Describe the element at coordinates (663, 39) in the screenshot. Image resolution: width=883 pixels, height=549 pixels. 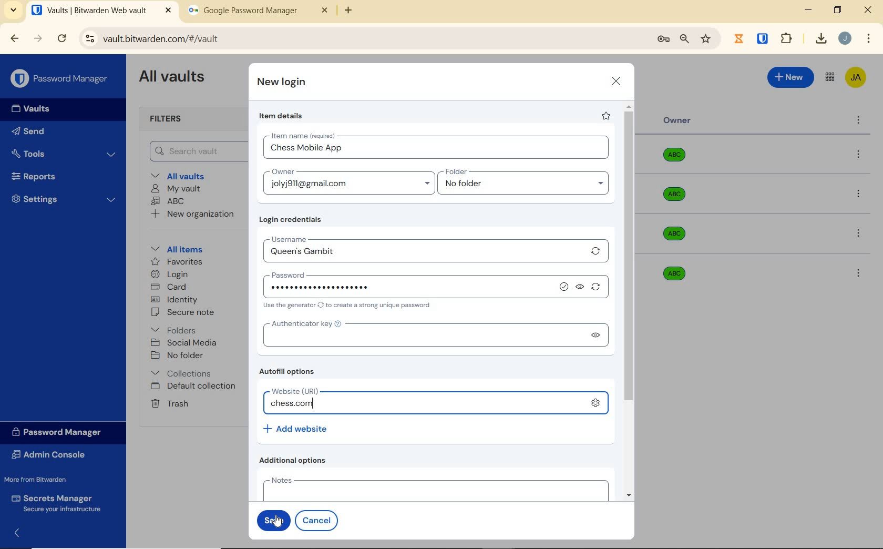
I see `manage passwords` at that location.